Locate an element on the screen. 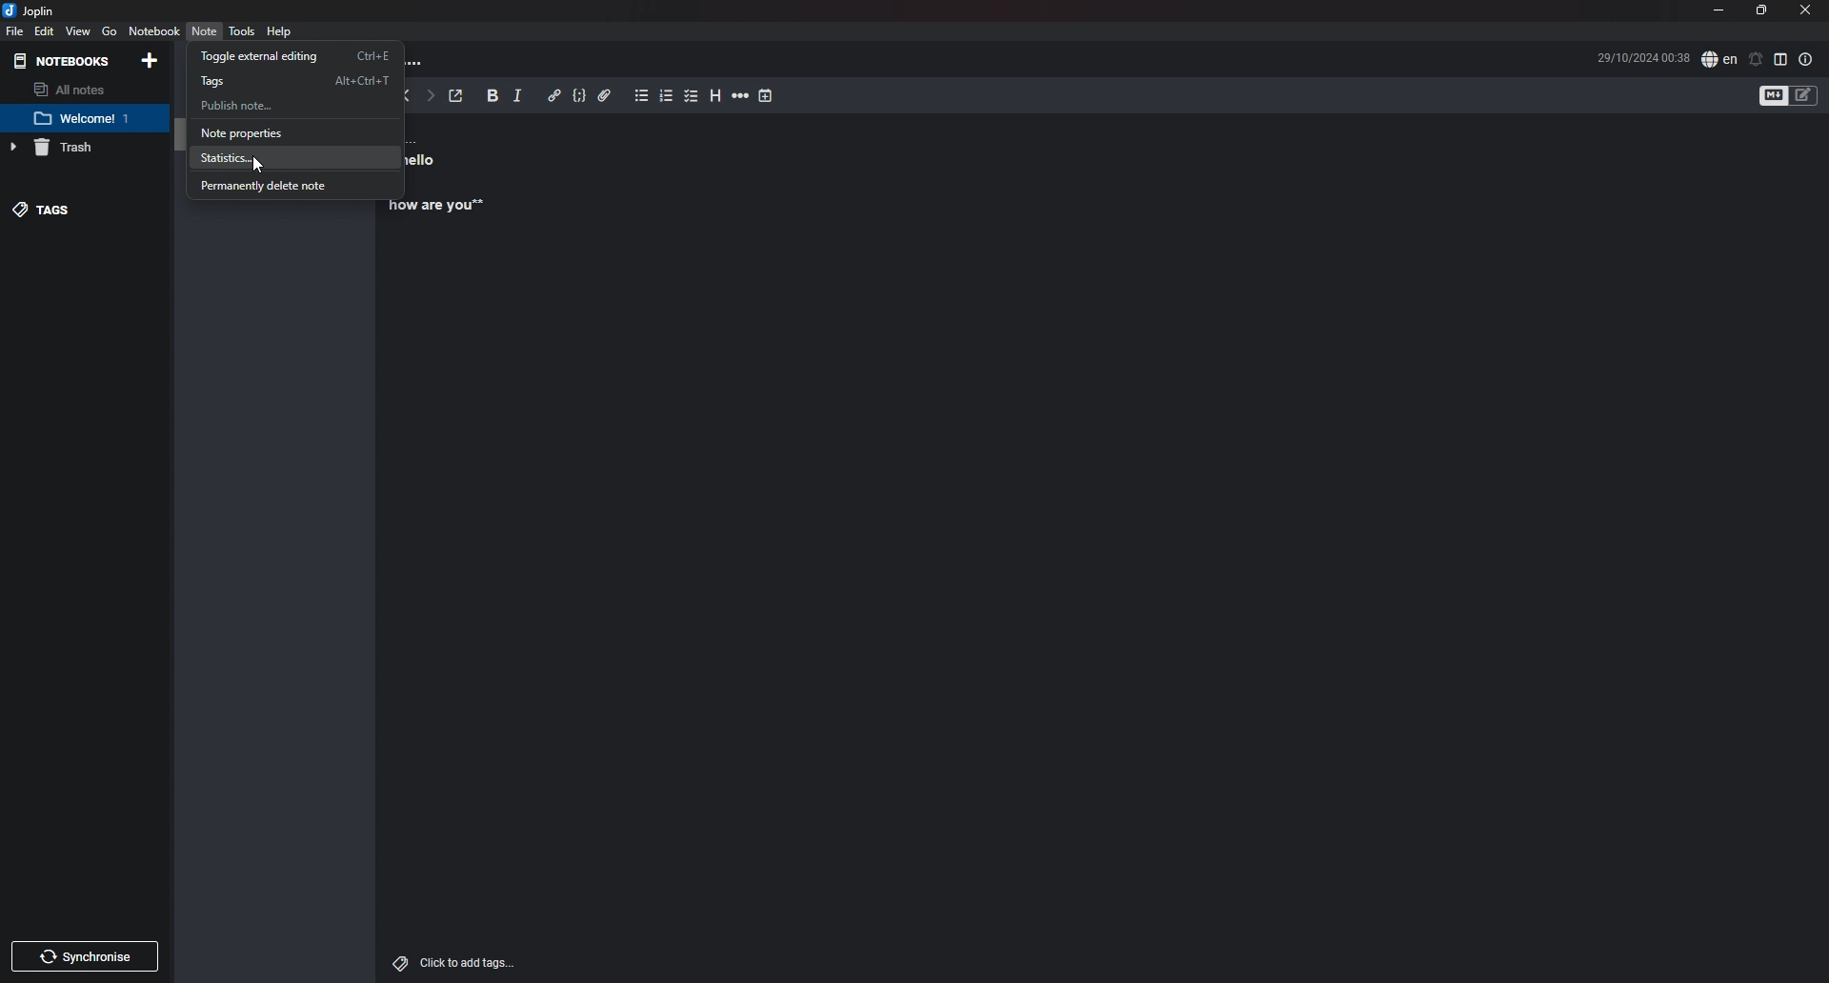 The image size is (1829, 983). Italic is located at coordinates (519, 97).